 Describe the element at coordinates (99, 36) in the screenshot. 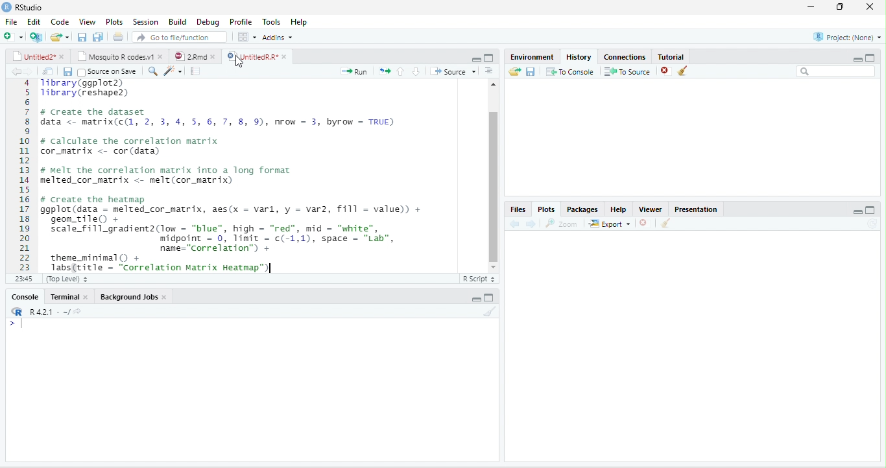

I see `` at that location.